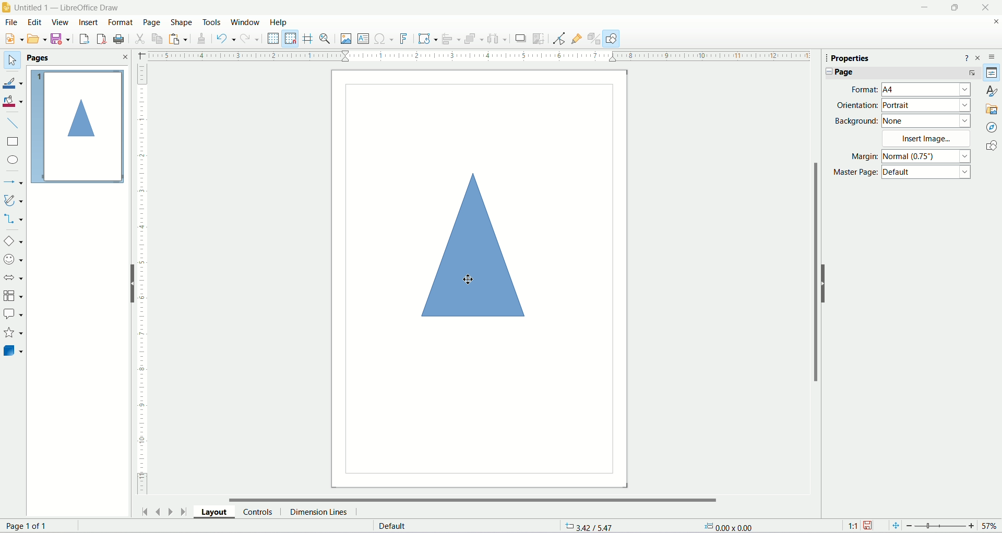 The width and height of the screenshot is (1002, 533). What do you see at coordinates (846, 58) in the screenshot?
I see `Properties` at bounding box center [846, 58].